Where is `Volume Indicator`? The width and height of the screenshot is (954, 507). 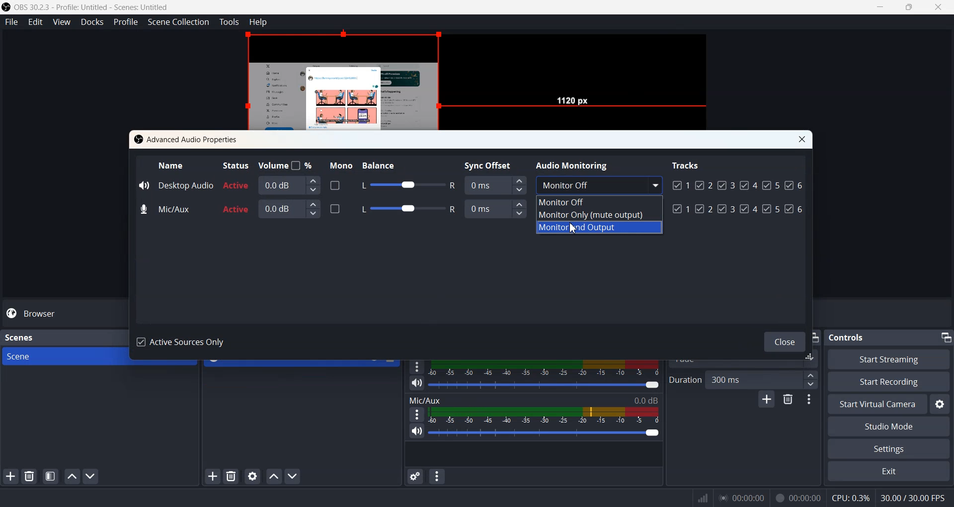
Volume Indicator is located at coordinates (544, 415).